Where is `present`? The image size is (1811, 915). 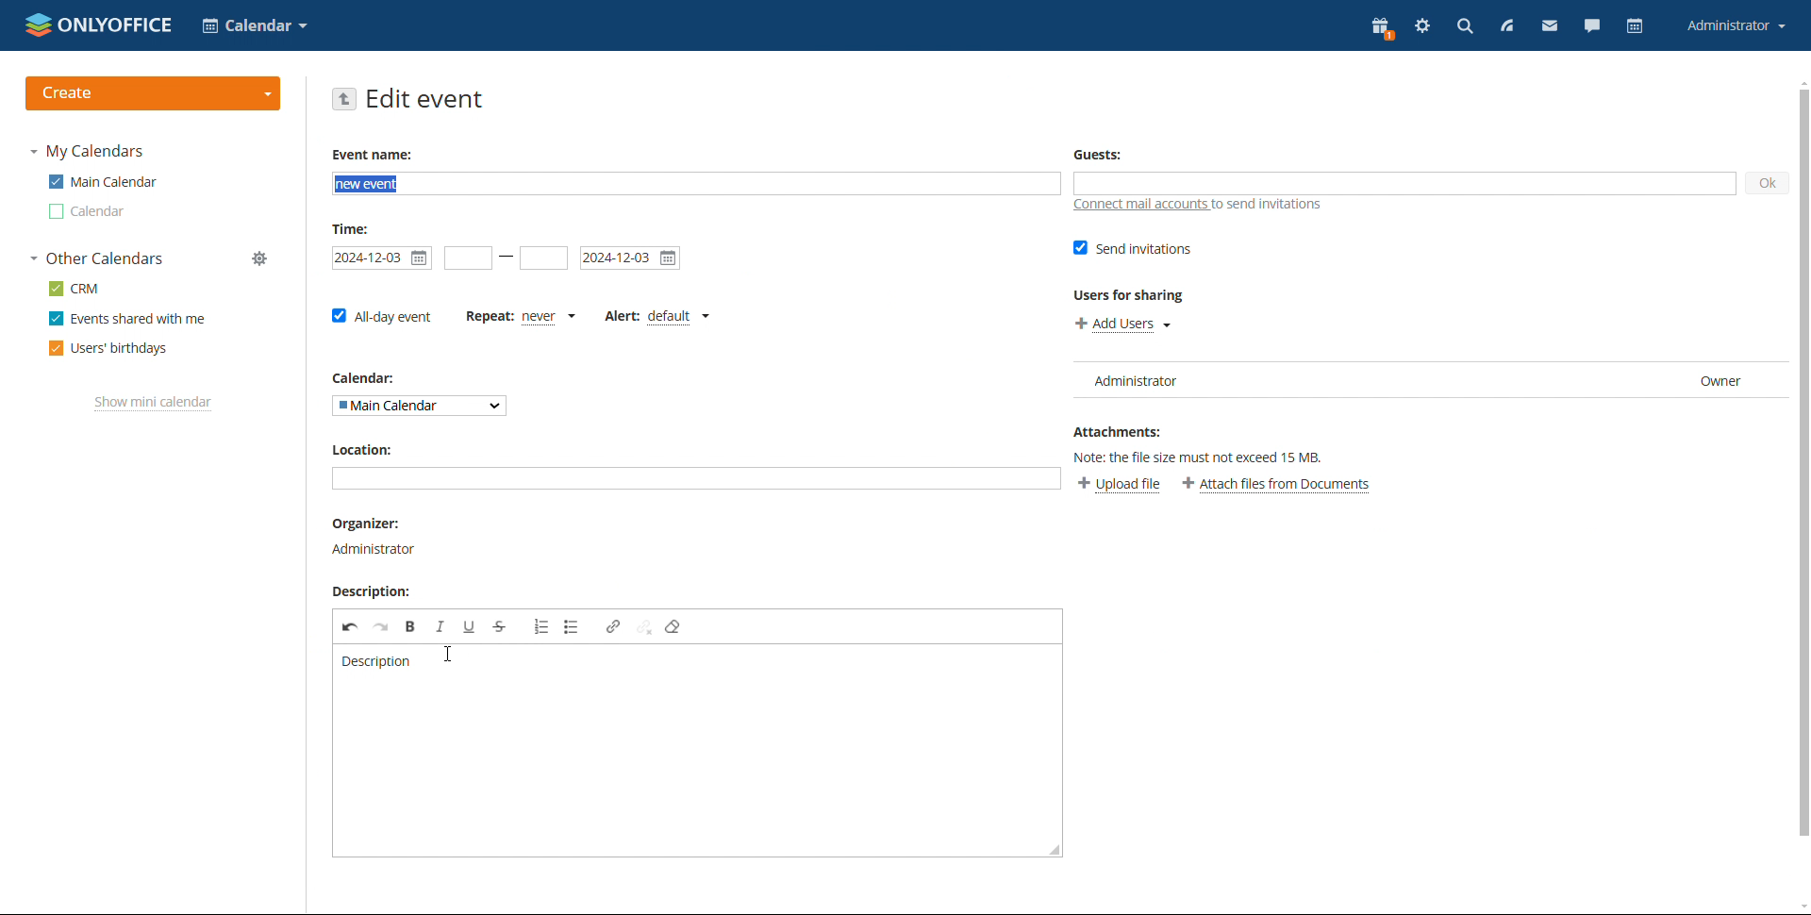
present is located at coordinates (1383, 28).